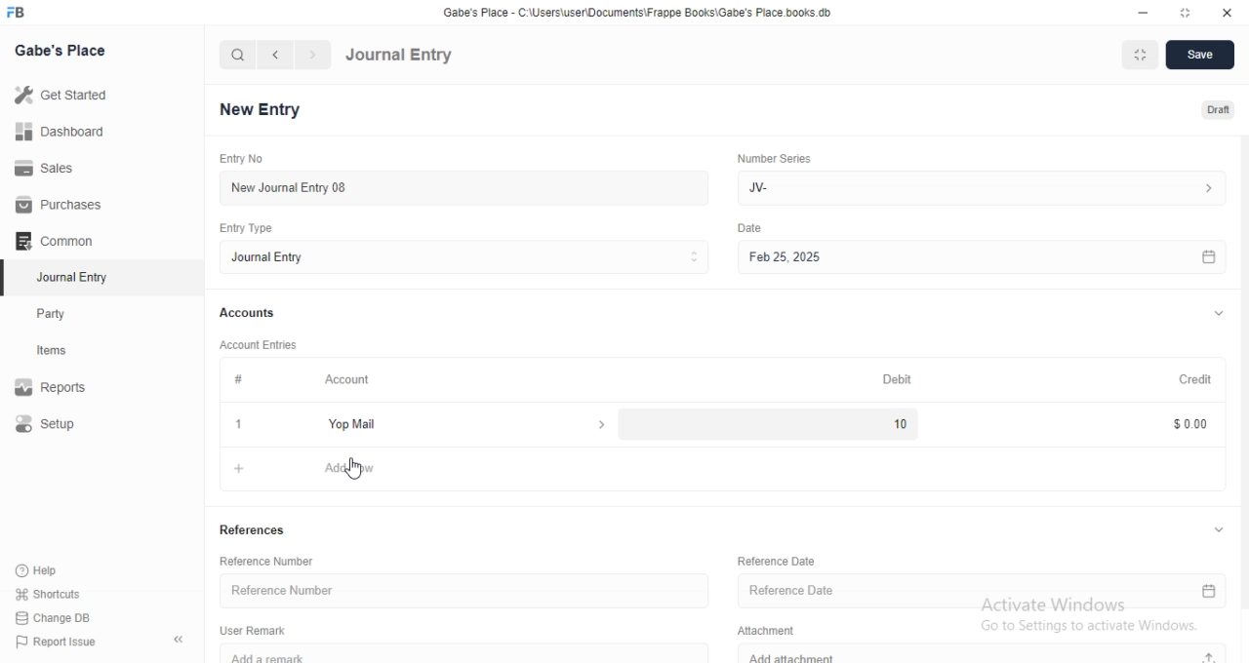 The height and width of the screenshot is (663, 1249). I want to click on 10, so click(889, 424).